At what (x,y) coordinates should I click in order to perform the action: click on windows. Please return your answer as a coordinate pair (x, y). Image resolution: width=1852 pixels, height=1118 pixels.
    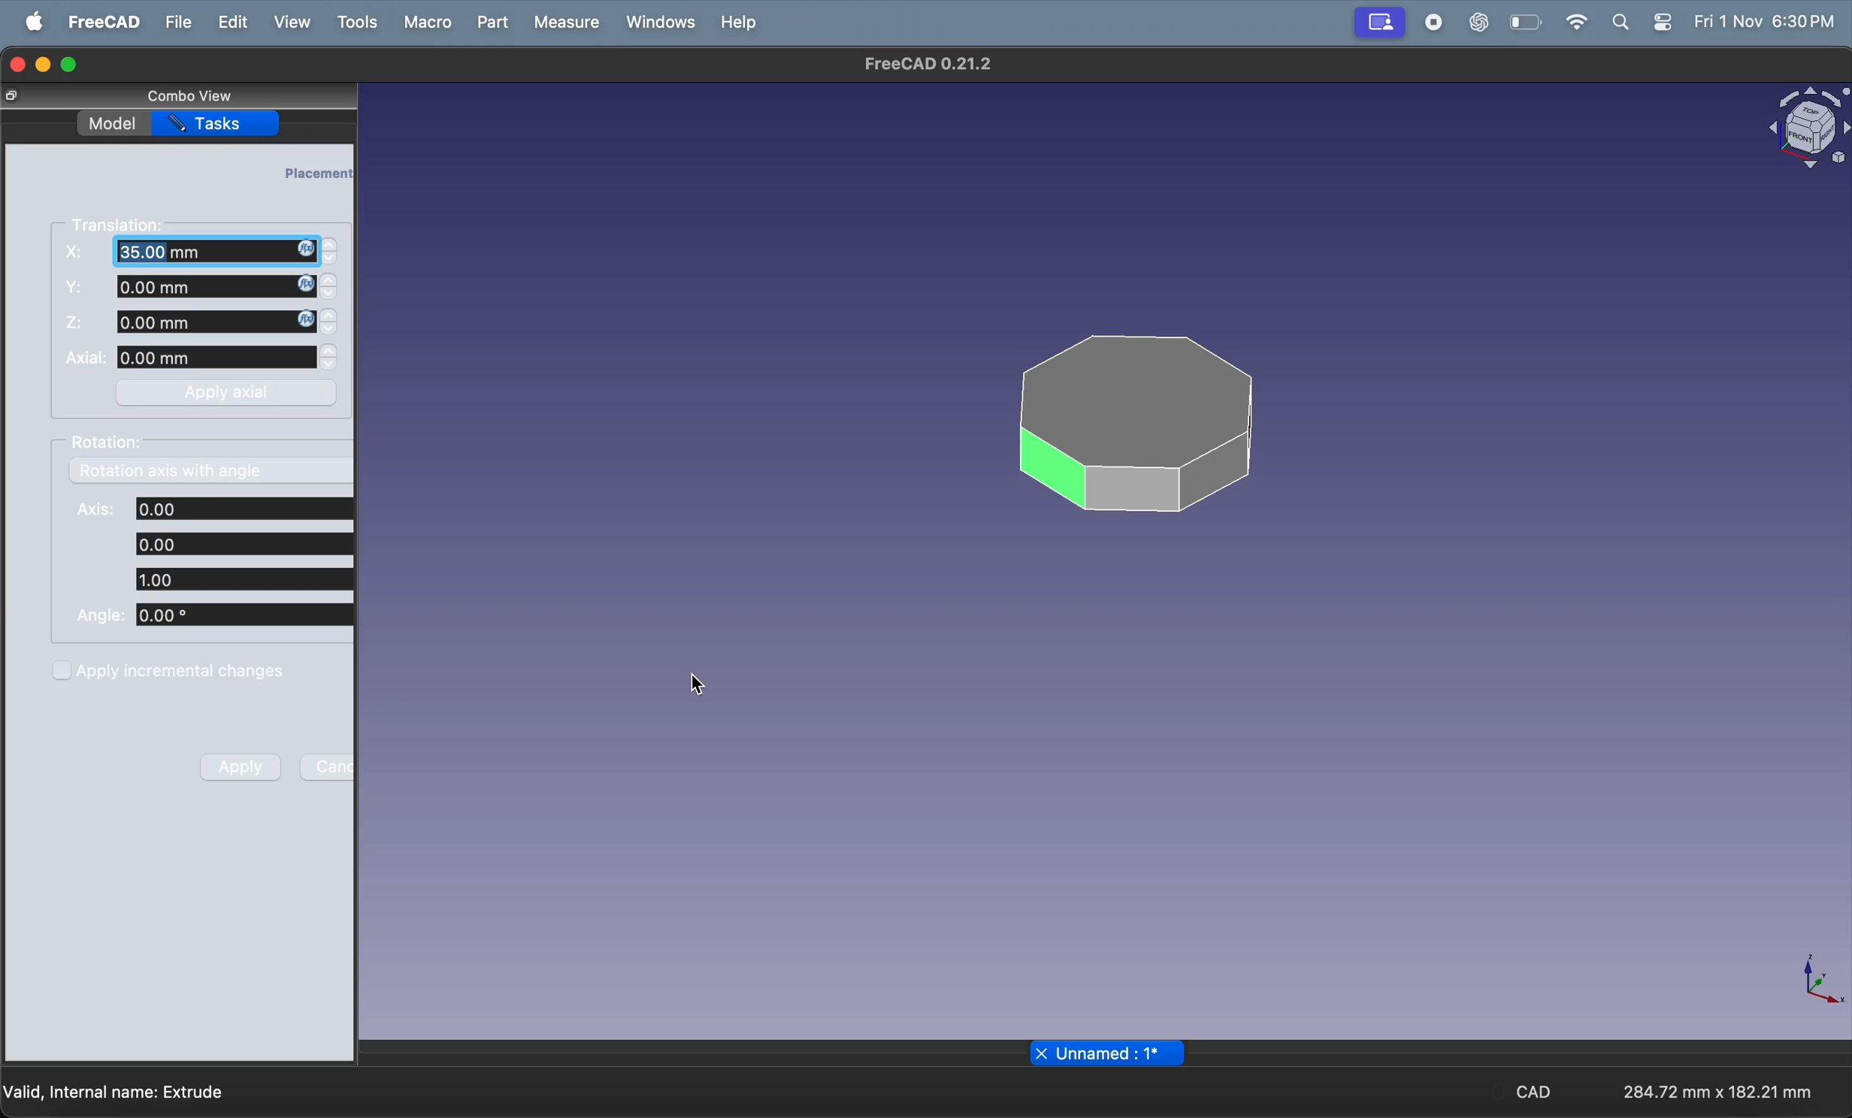
    Looking at the image, I should click on (659, 21).